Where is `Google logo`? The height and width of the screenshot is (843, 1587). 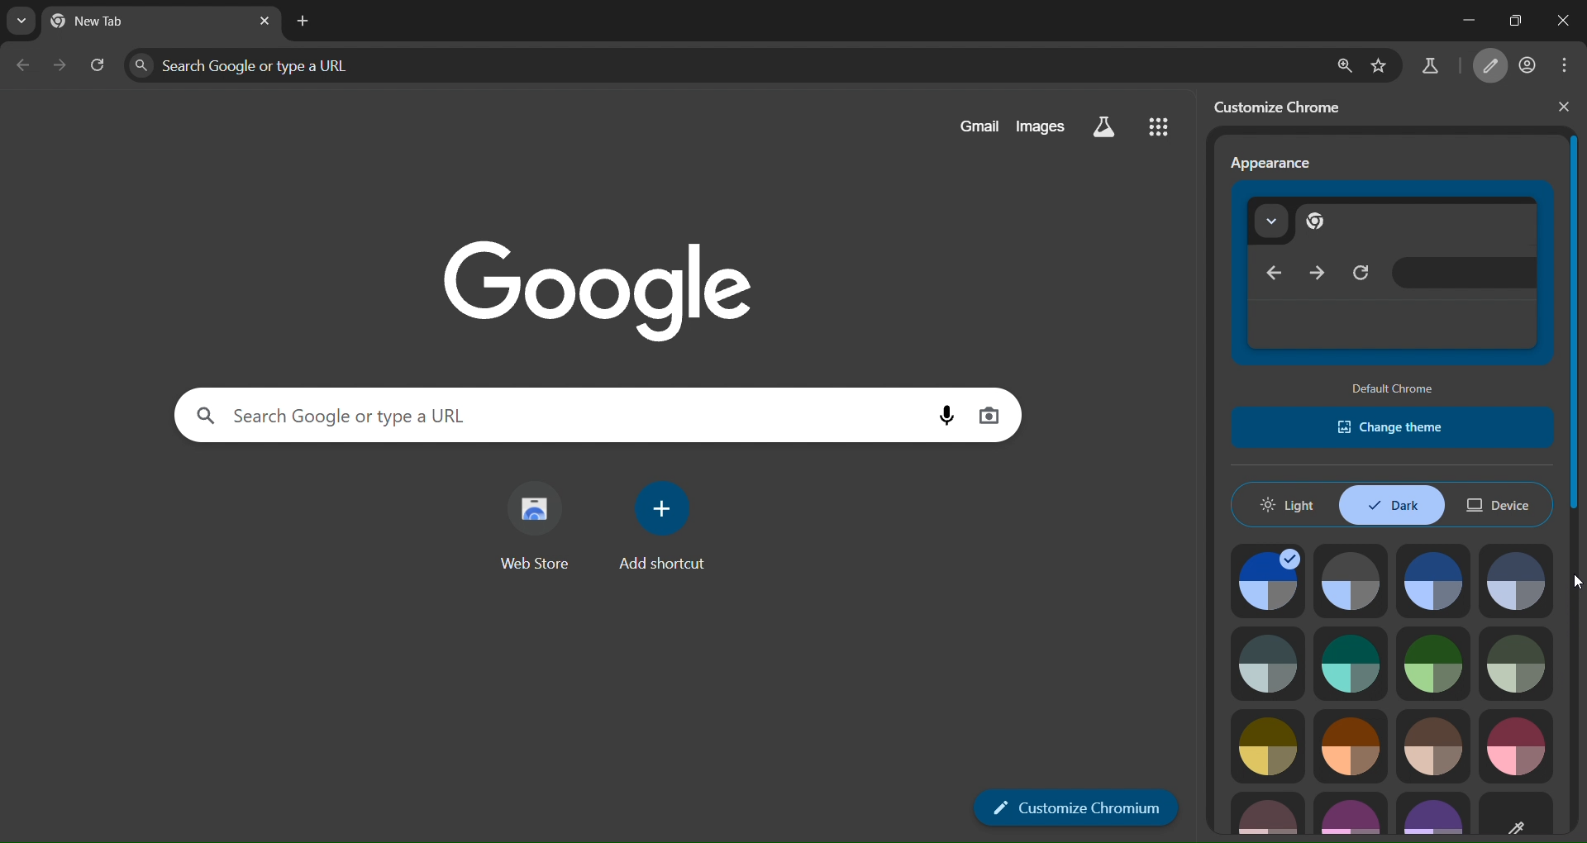 Google logo is located at coordinates (598, 288).